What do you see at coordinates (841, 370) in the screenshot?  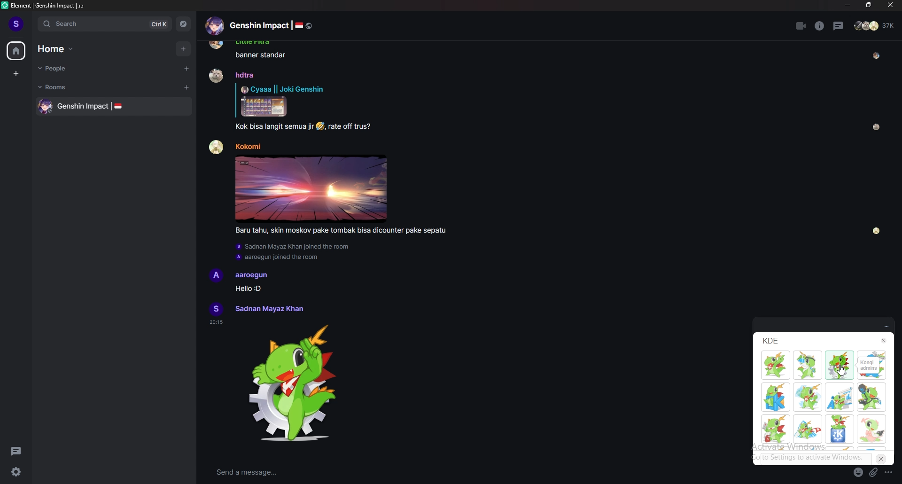 I see `Cursor` at bounding box center [841, 370].